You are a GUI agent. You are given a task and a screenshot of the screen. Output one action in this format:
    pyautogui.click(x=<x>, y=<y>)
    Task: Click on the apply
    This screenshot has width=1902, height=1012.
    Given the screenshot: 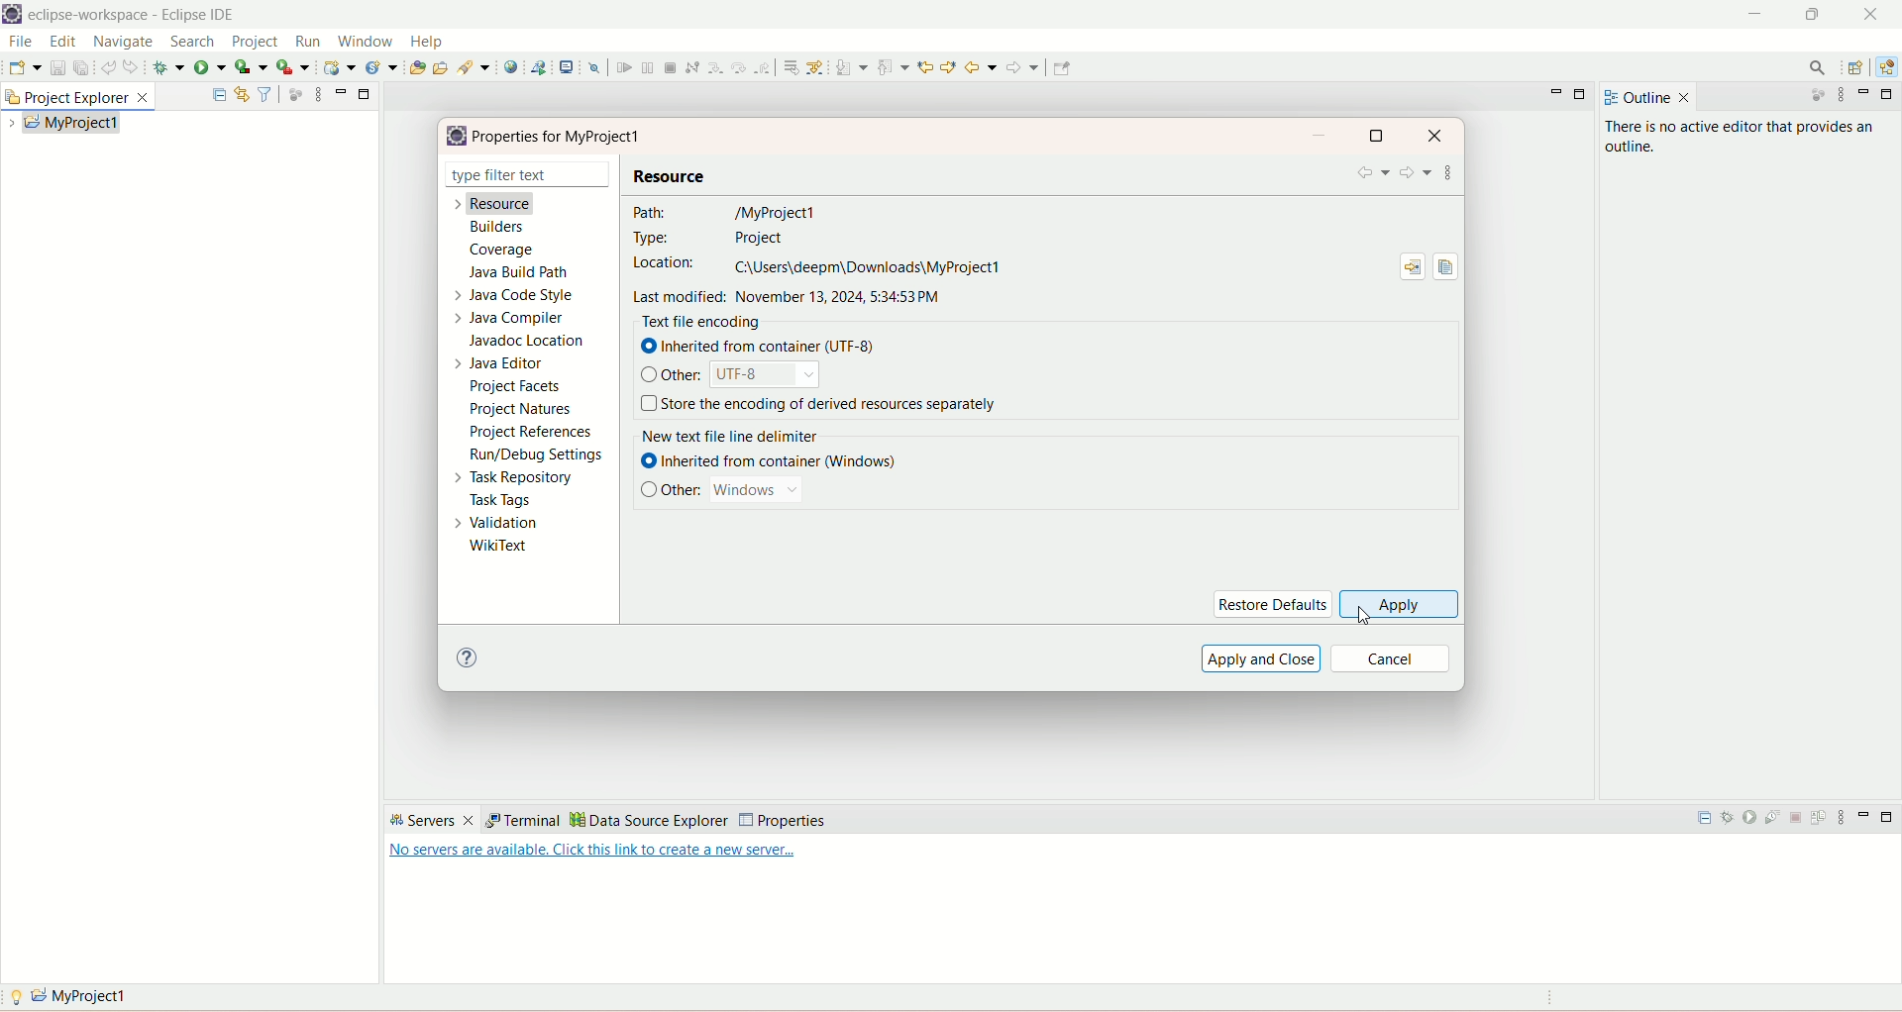 What is the action you would take?
    pyautogui.click(x=1399, y=604)
    